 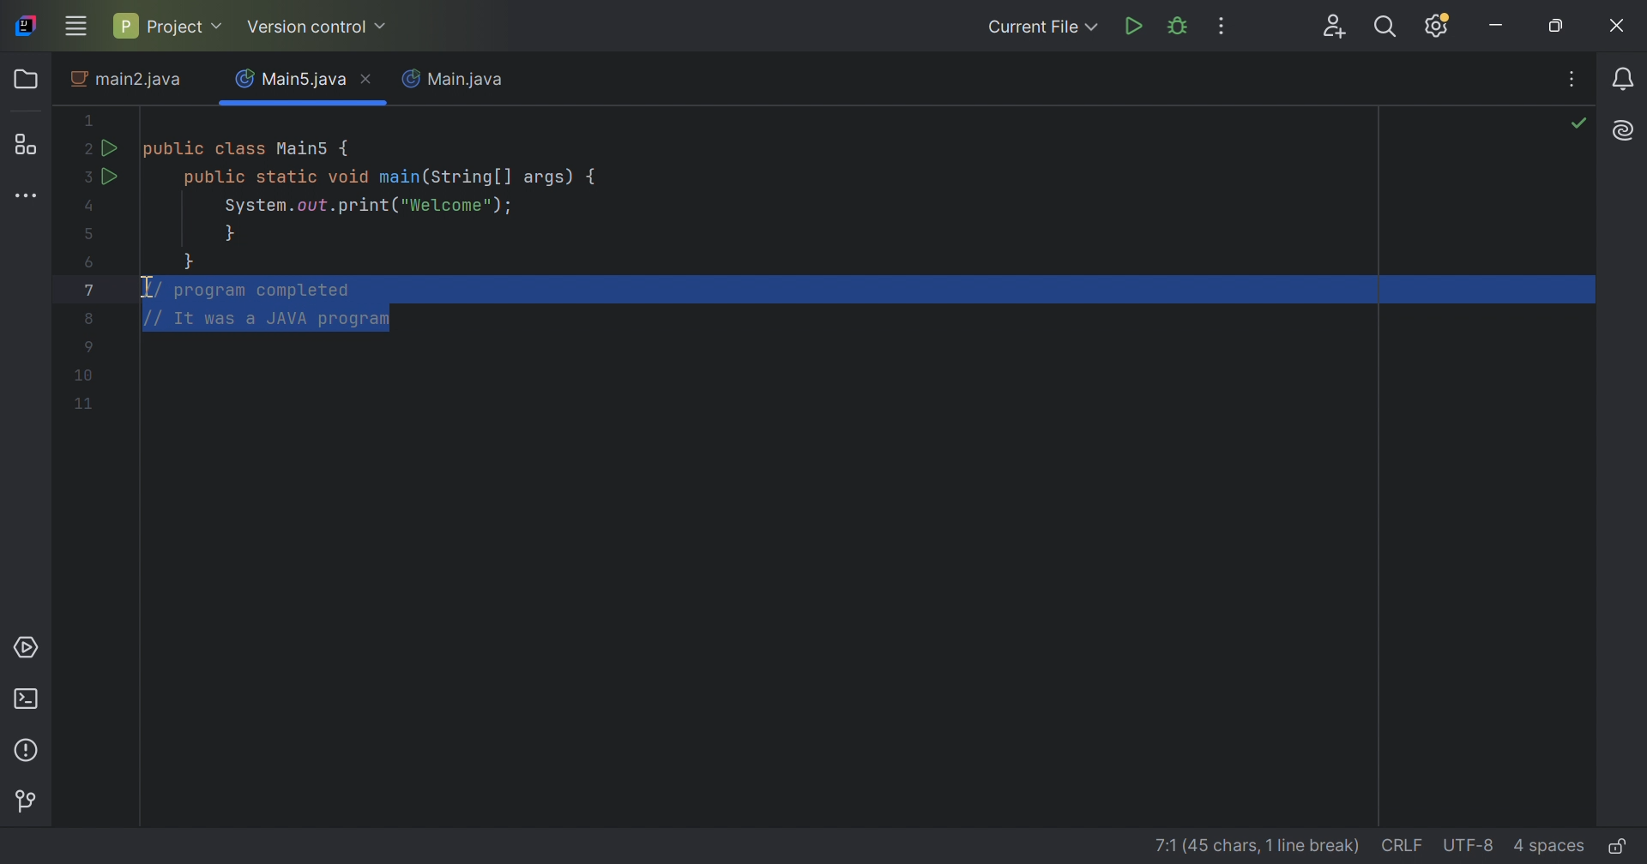 What do you see at coordinates (82, 376) in the screenshot?
I see `Code lines` at bounding box center [82, 376].